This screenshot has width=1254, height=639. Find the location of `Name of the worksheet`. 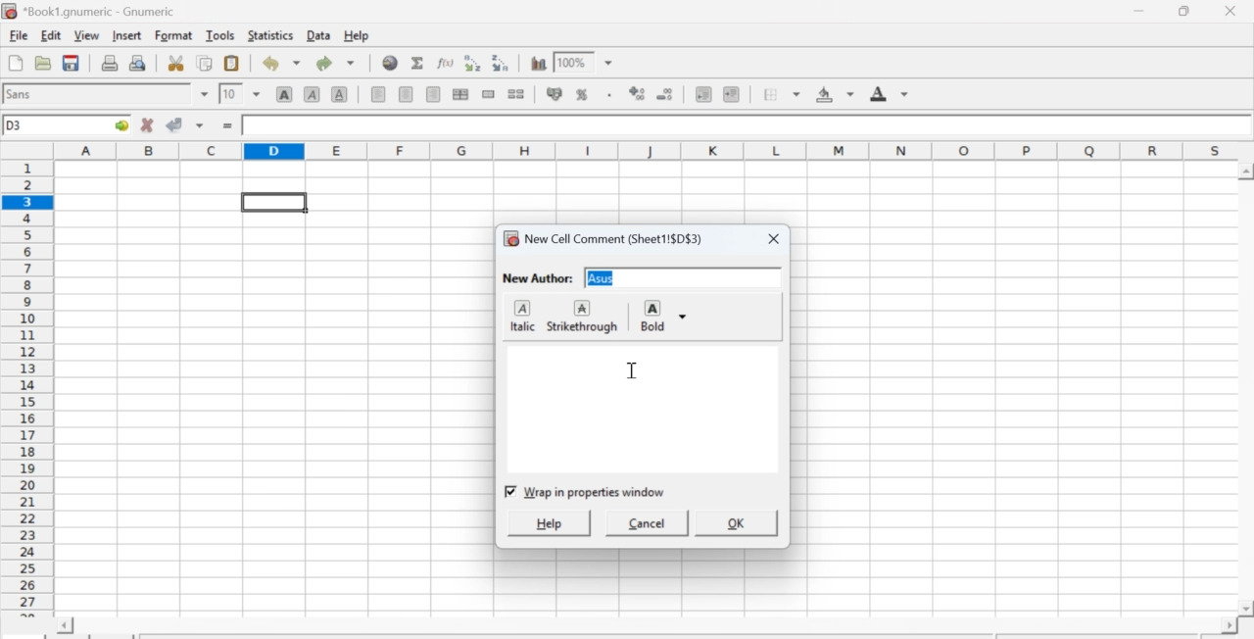

Name of the worksheet is located at coordinates (103, 11).